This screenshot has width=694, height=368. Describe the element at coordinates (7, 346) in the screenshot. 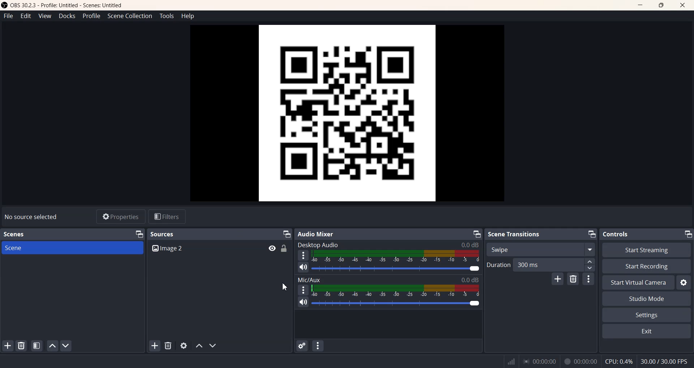

I see `Add Scene` at that location.